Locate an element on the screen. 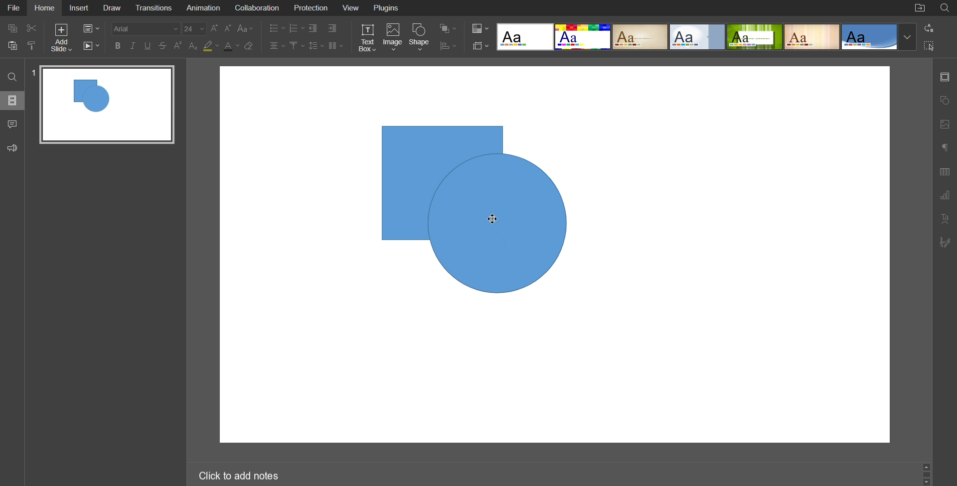 Image resolution: width=957 pixels, height=486 pixels. Signature is located at coordinates (944, 242).